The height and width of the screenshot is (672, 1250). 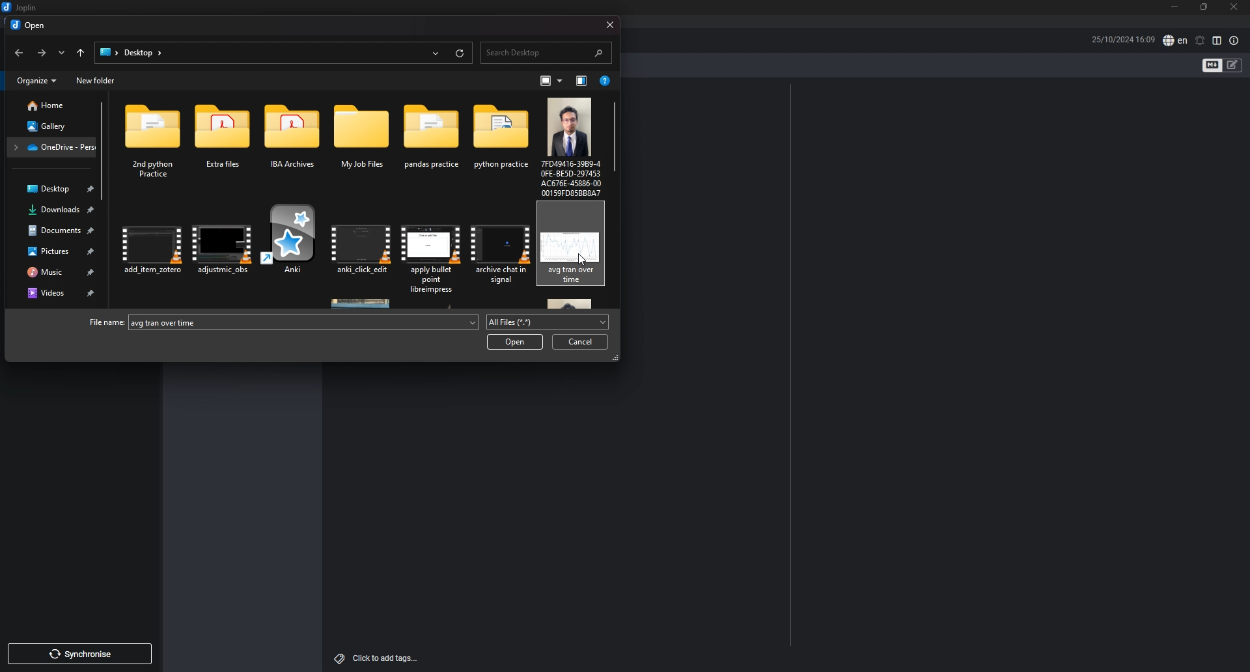 What do you see at coordinates (1233, 65) in the screenshot?
I see `toggle editors` at bounding box center [1233, 65].